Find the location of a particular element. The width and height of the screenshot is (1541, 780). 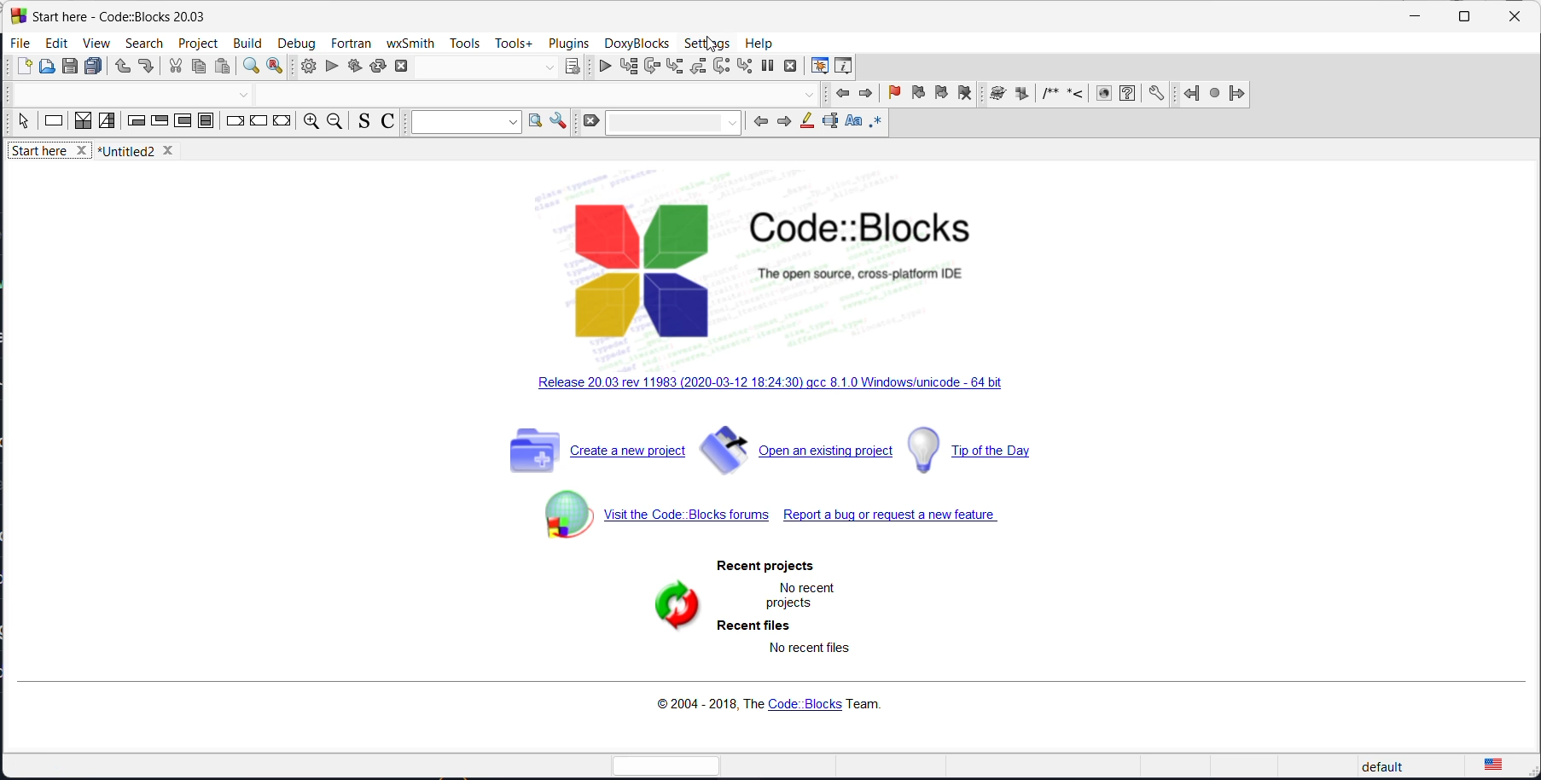

copyright is located at coordinates (765, 706).